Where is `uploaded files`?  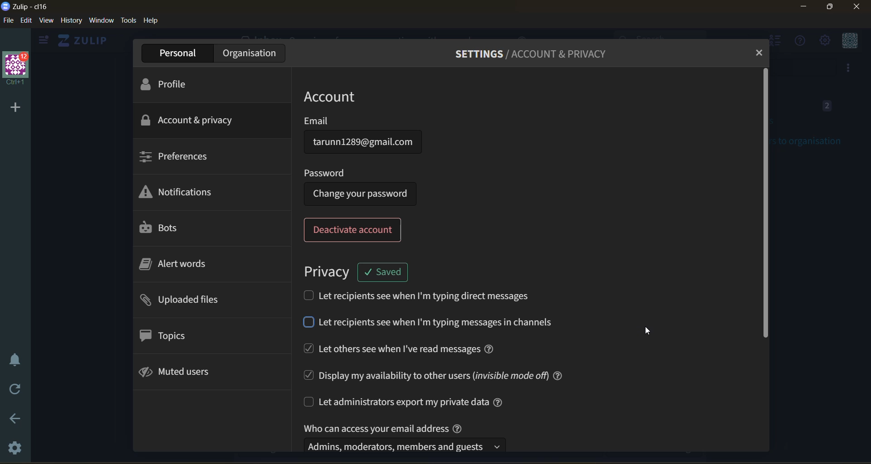
uploaded files is located at coordinates (184, 302).